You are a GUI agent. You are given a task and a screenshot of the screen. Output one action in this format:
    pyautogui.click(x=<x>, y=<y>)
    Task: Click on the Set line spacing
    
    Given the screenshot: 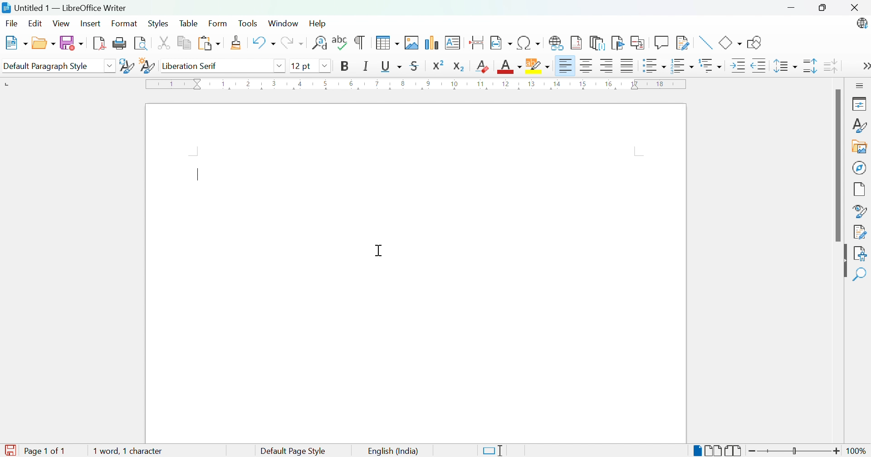 What is the action you would take?
    pyautogui.click(x=784, y=66)
    